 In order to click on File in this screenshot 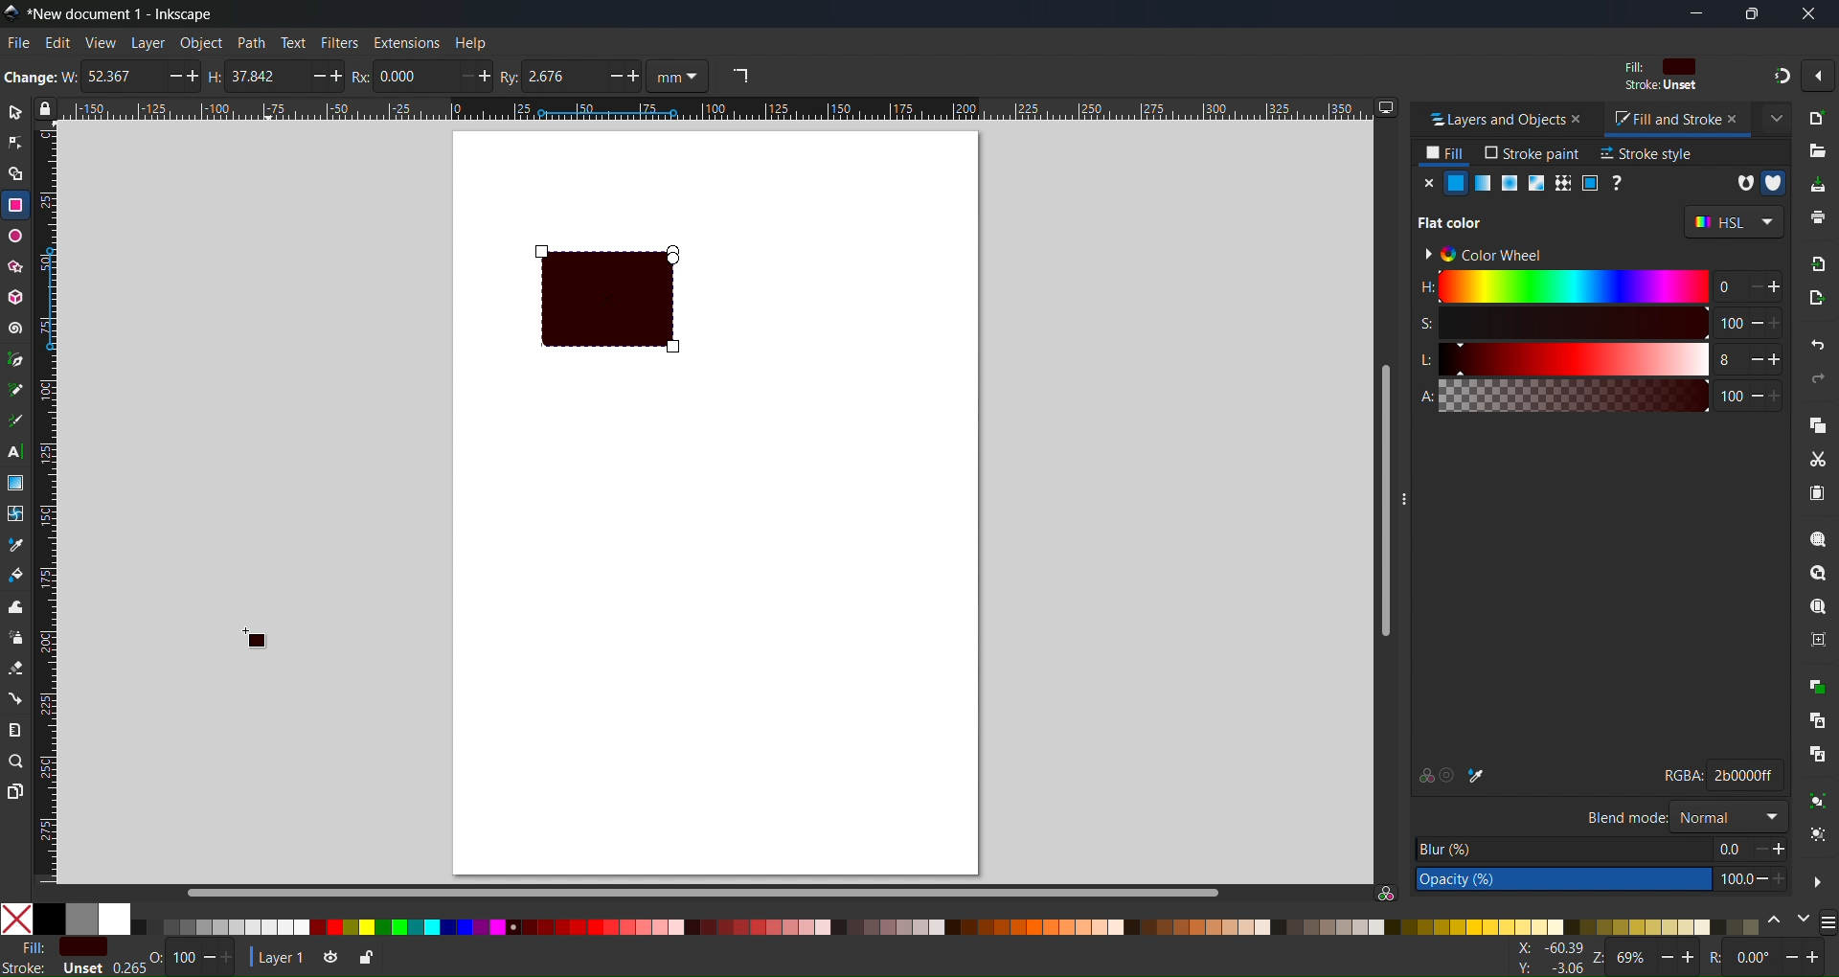, I will do `click(17, 42)`.